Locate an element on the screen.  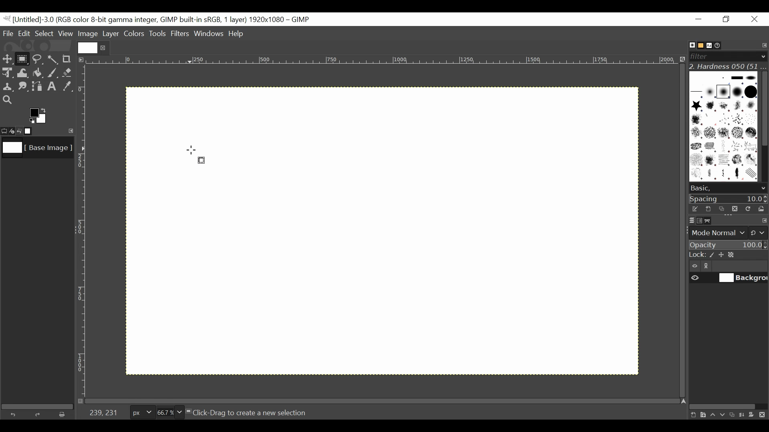
Current file is located at coordinates (88, 46).